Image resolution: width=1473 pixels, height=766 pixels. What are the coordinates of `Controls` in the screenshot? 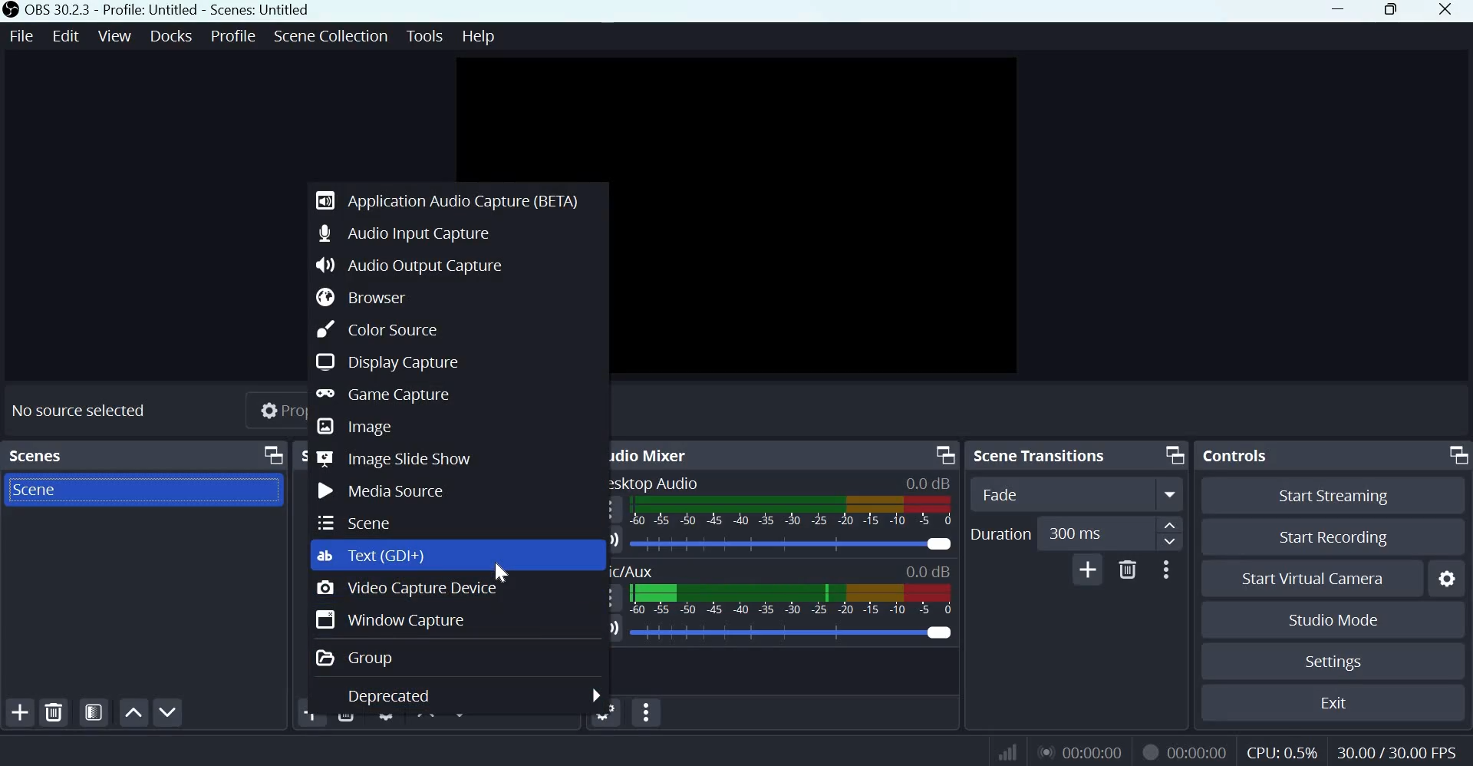 It's located at (1236, 456).